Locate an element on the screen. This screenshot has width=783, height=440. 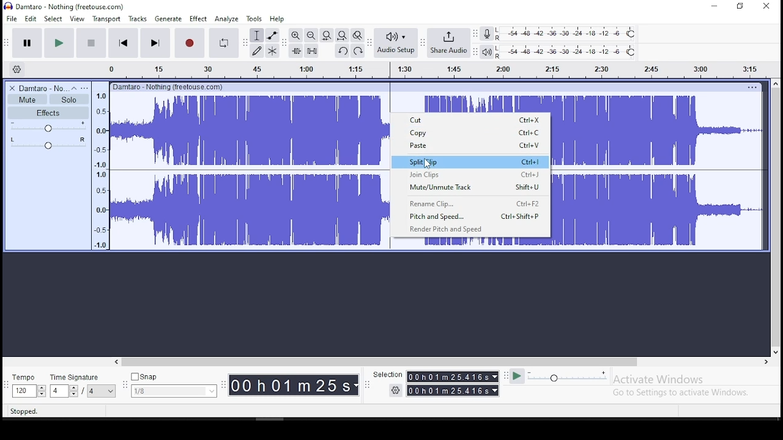
playback level is located at coordinates (567, 52).